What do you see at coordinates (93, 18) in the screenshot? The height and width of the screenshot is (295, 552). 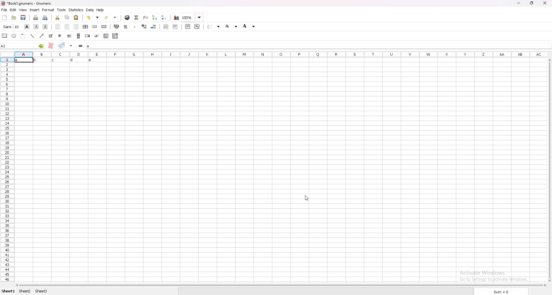 I see `undo` at bounding box center [93, 18].